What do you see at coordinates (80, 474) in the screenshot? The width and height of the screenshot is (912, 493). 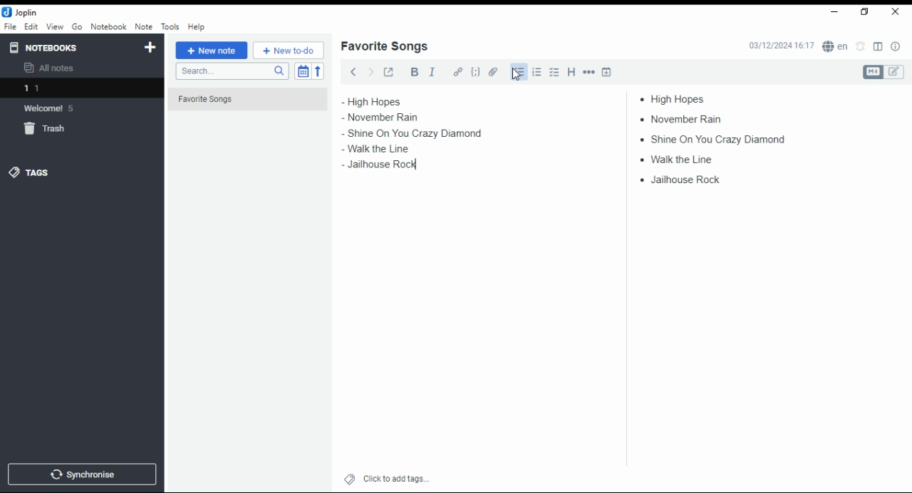 I see `synchronise` at bounding box center [80, 474].